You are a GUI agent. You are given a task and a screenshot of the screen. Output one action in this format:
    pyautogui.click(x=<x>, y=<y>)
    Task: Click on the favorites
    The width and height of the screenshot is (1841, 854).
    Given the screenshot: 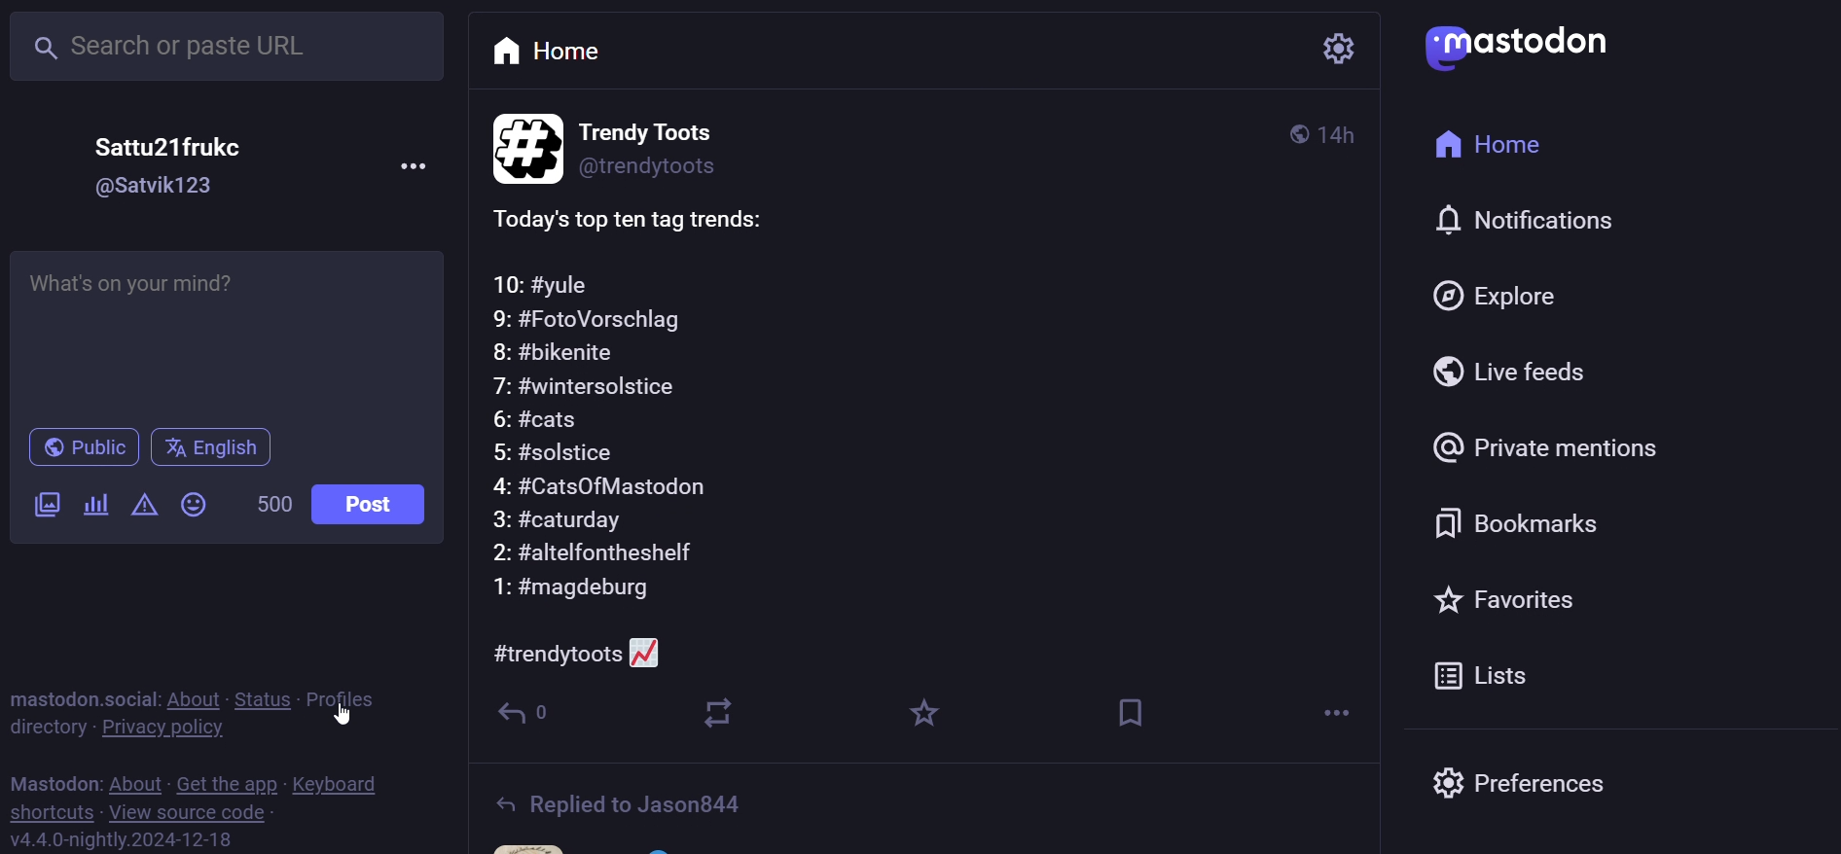 What is the action you would take?
    pyautogui.click(x=1525, y=595)
    